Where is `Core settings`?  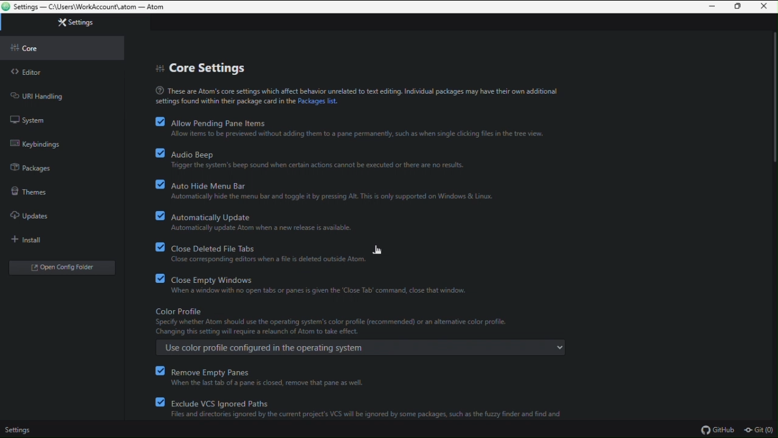
Core settings is located at coordinates (199, 68).